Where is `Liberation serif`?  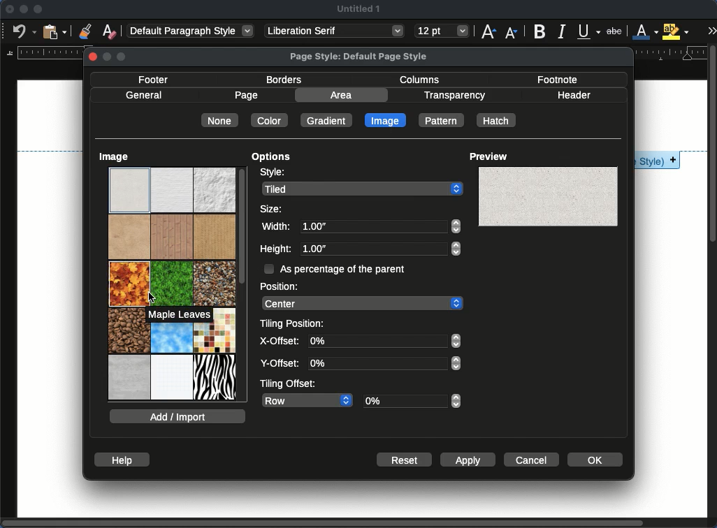 Liberation serif is located at coordinates (335, 31).